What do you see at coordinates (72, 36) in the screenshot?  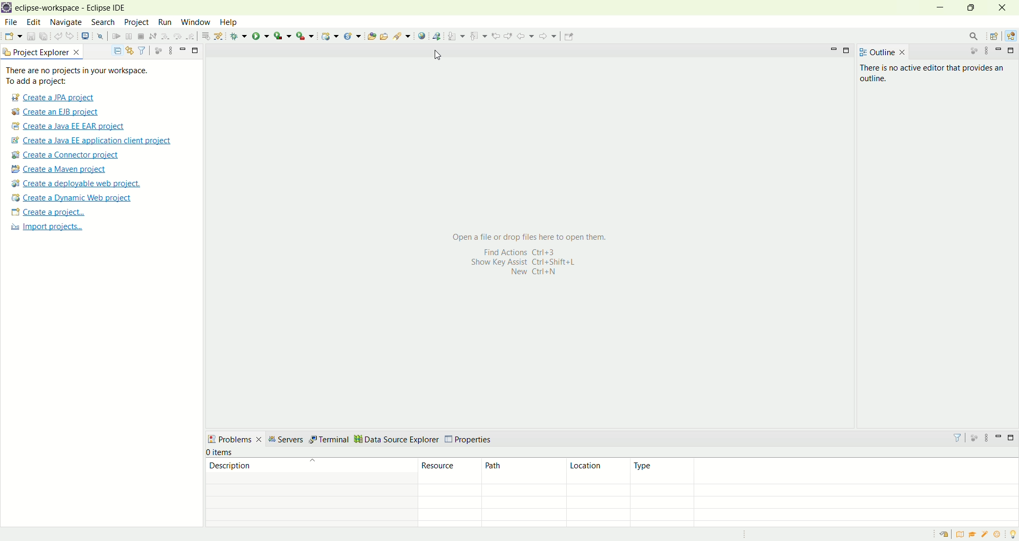 I see `redo` at bounding box center [72, 36].